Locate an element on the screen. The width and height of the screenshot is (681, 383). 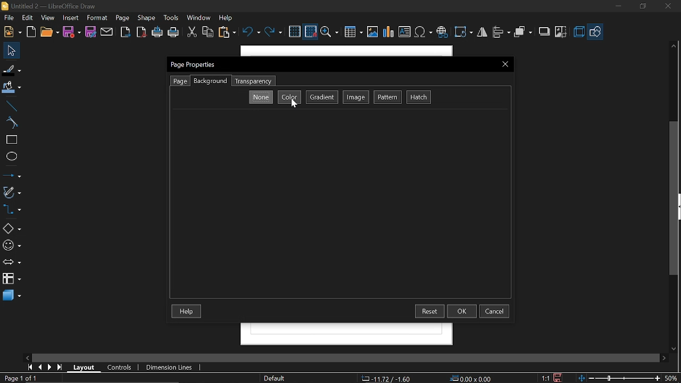
Move left is located at coordinates (26, 357).